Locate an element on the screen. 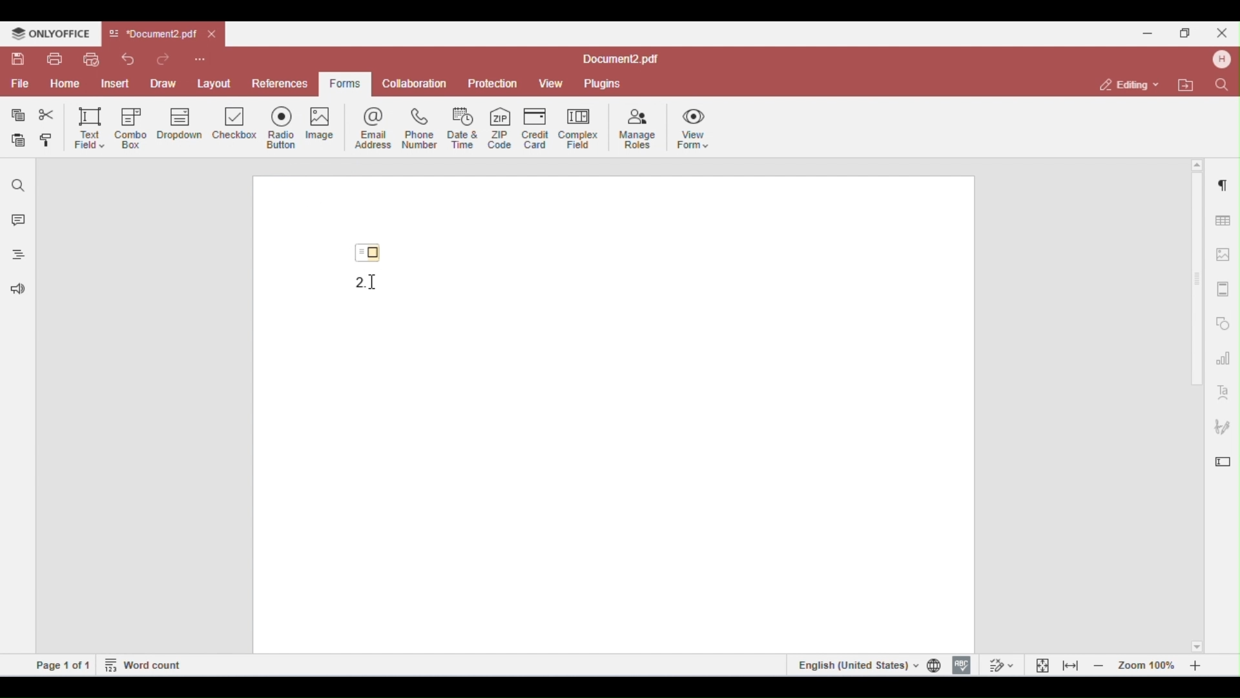  maximize is located at coordinates (1188, 32).